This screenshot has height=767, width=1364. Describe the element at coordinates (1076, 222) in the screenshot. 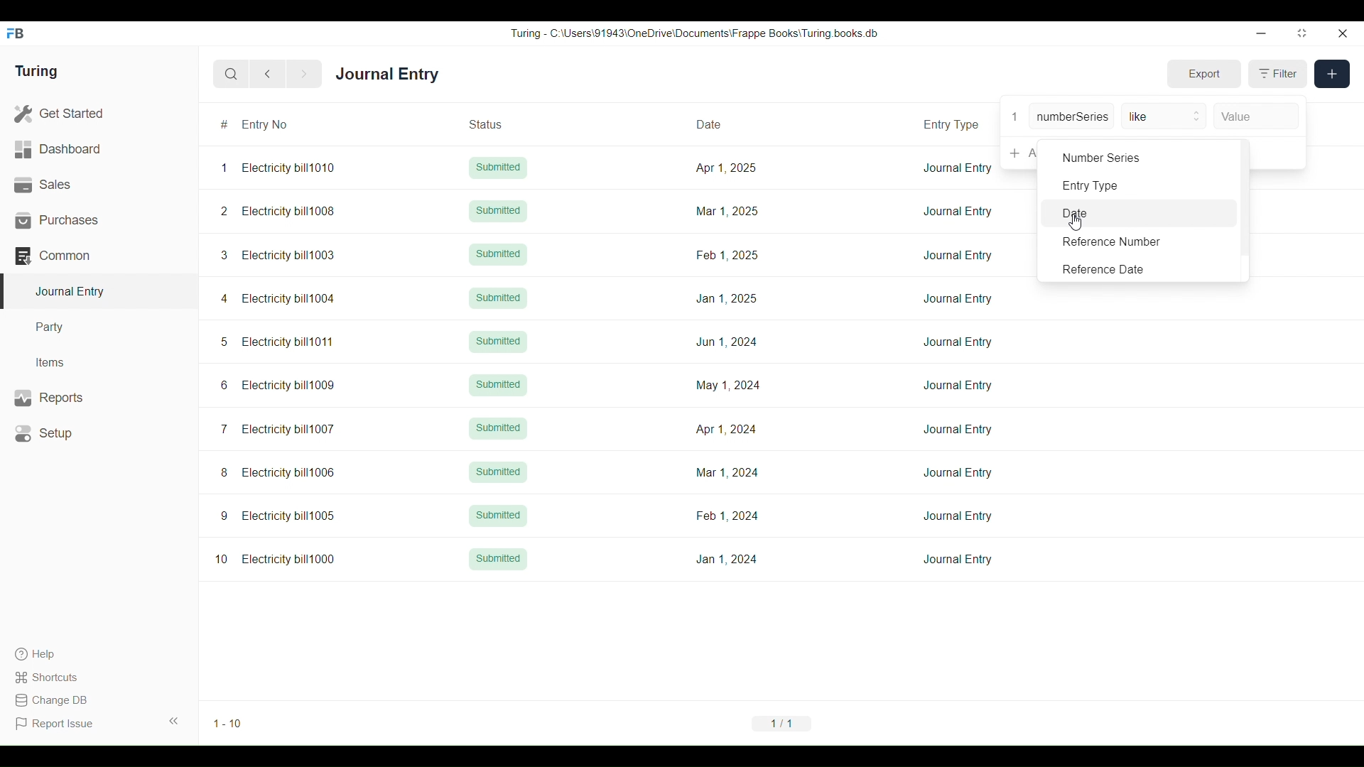

I see `Cursor` at that location.